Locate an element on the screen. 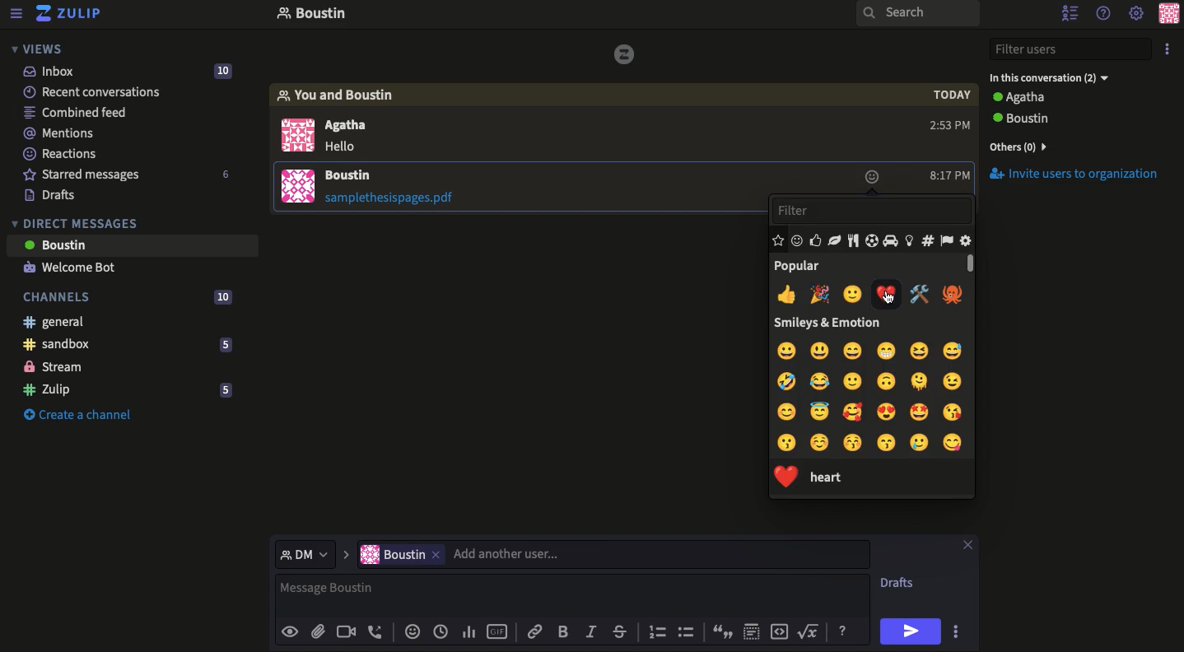 Image resolution: width=1184 pixels, height=652 pixels. smile is located at coordinates (853, 295).